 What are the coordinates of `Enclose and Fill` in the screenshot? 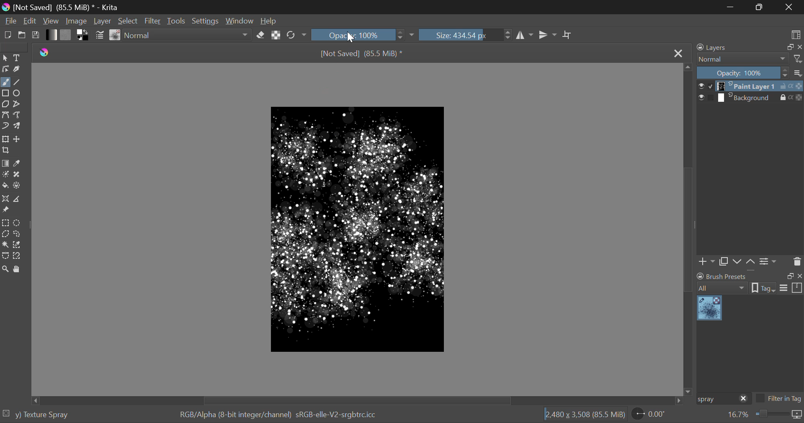 It's located at (17, 186).